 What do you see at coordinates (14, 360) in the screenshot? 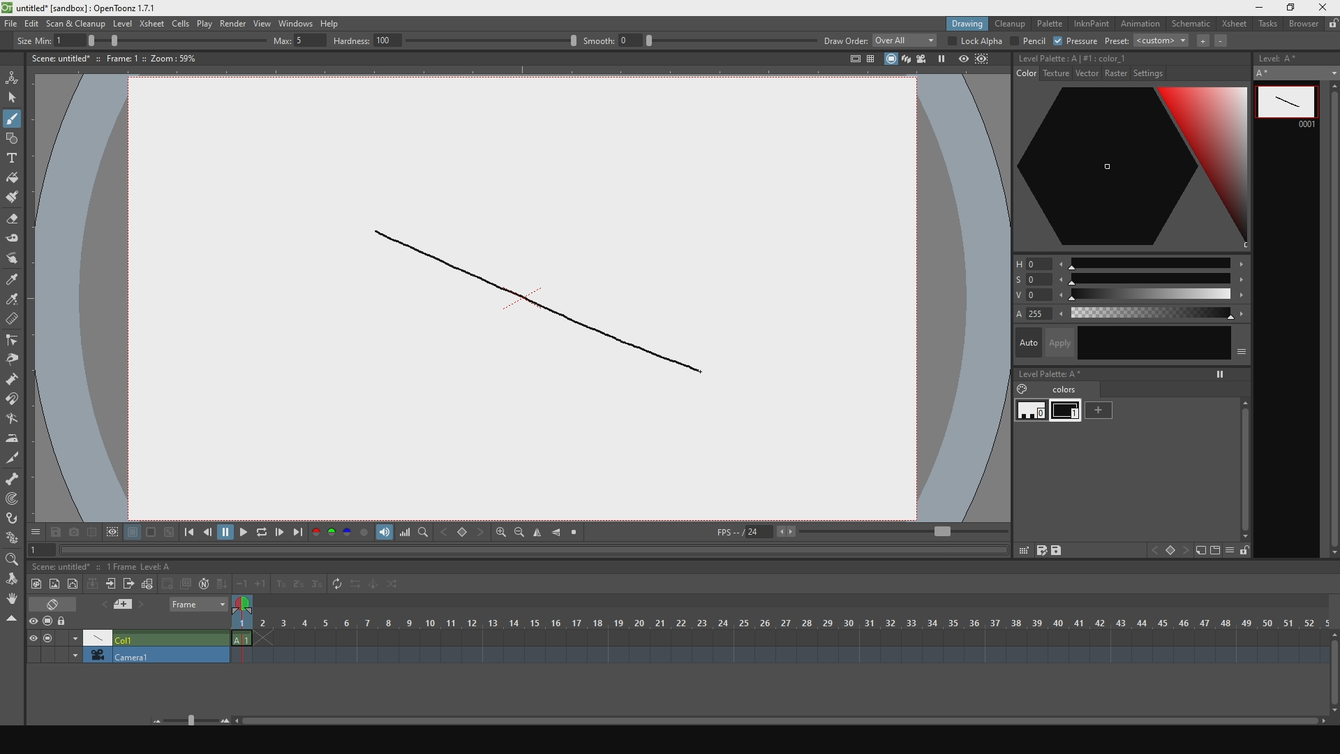
I see `pinch` at bounding box center [14, 360].